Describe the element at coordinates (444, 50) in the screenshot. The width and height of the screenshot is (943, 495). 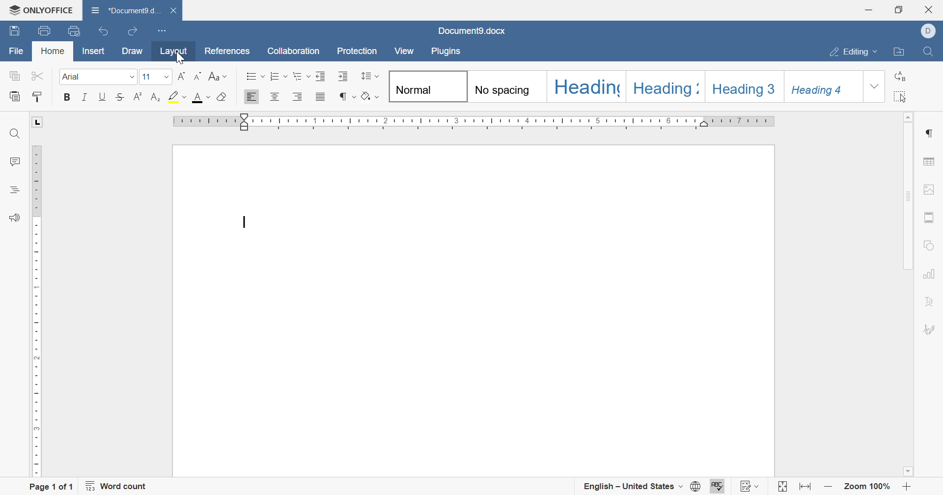
I see `plugins` at that location.